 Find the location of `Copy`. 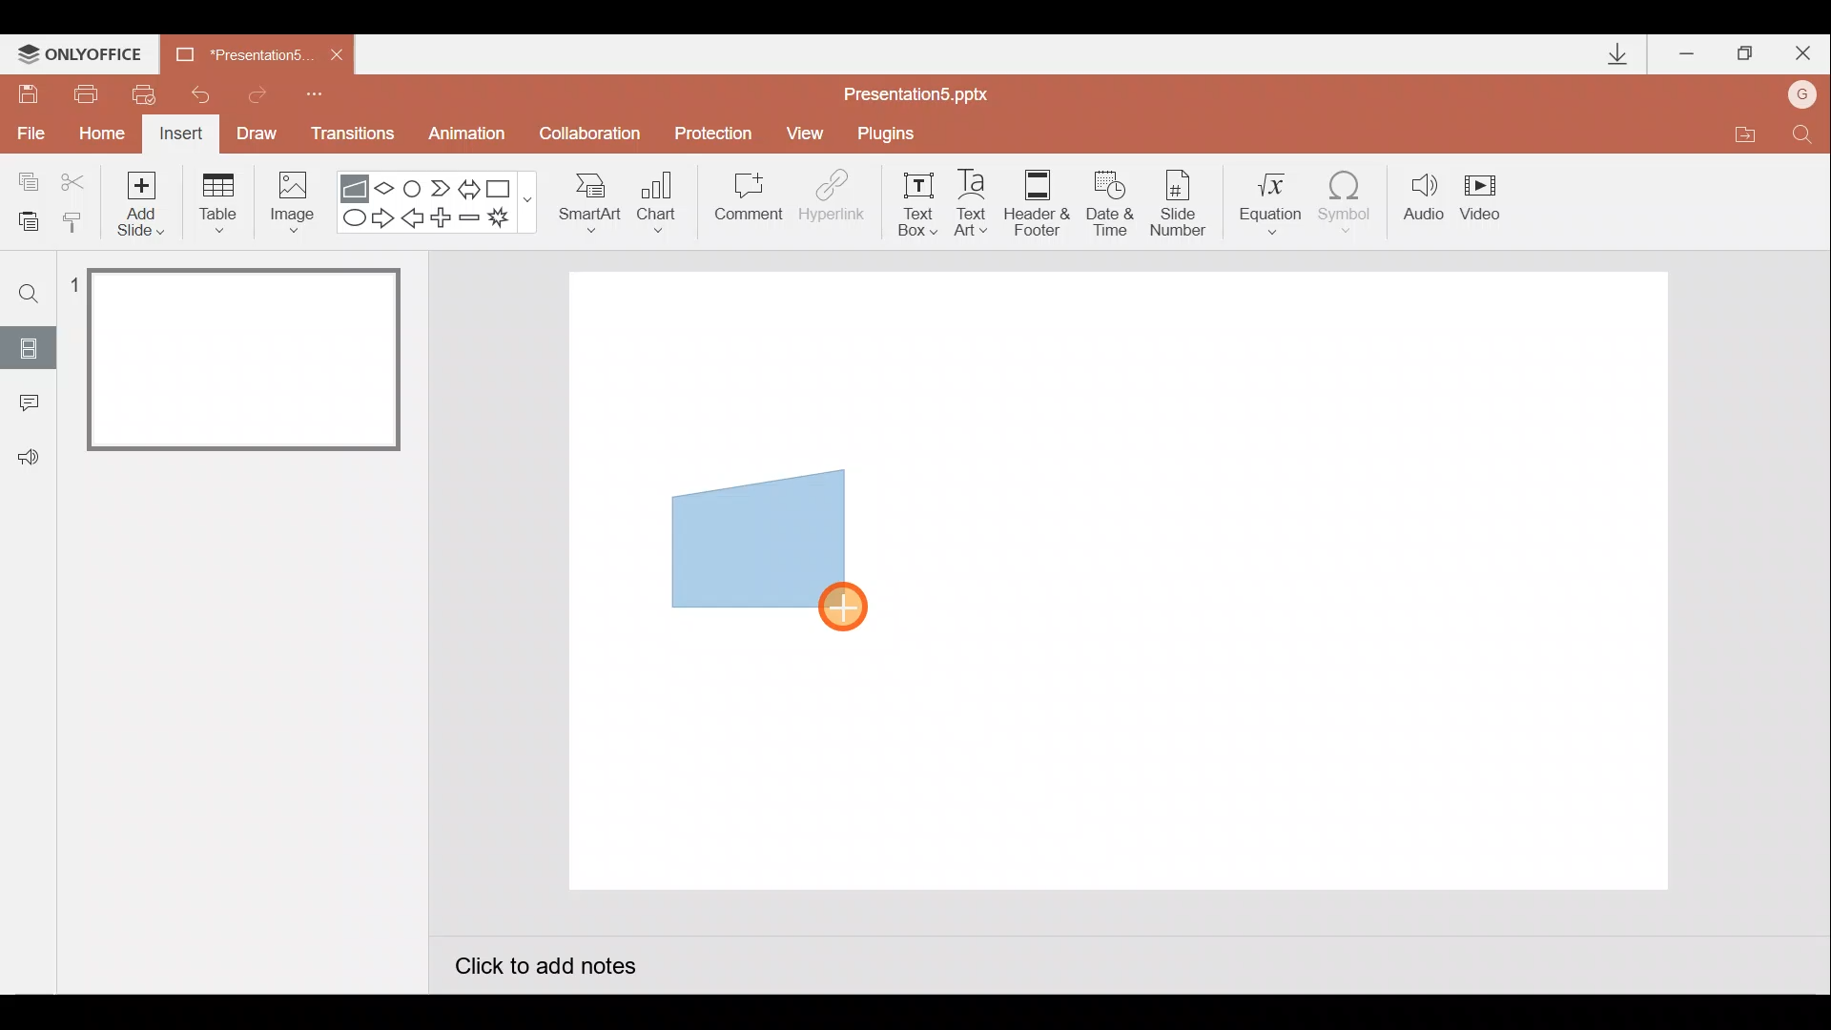

Copy is located at coordinates (25, 178).